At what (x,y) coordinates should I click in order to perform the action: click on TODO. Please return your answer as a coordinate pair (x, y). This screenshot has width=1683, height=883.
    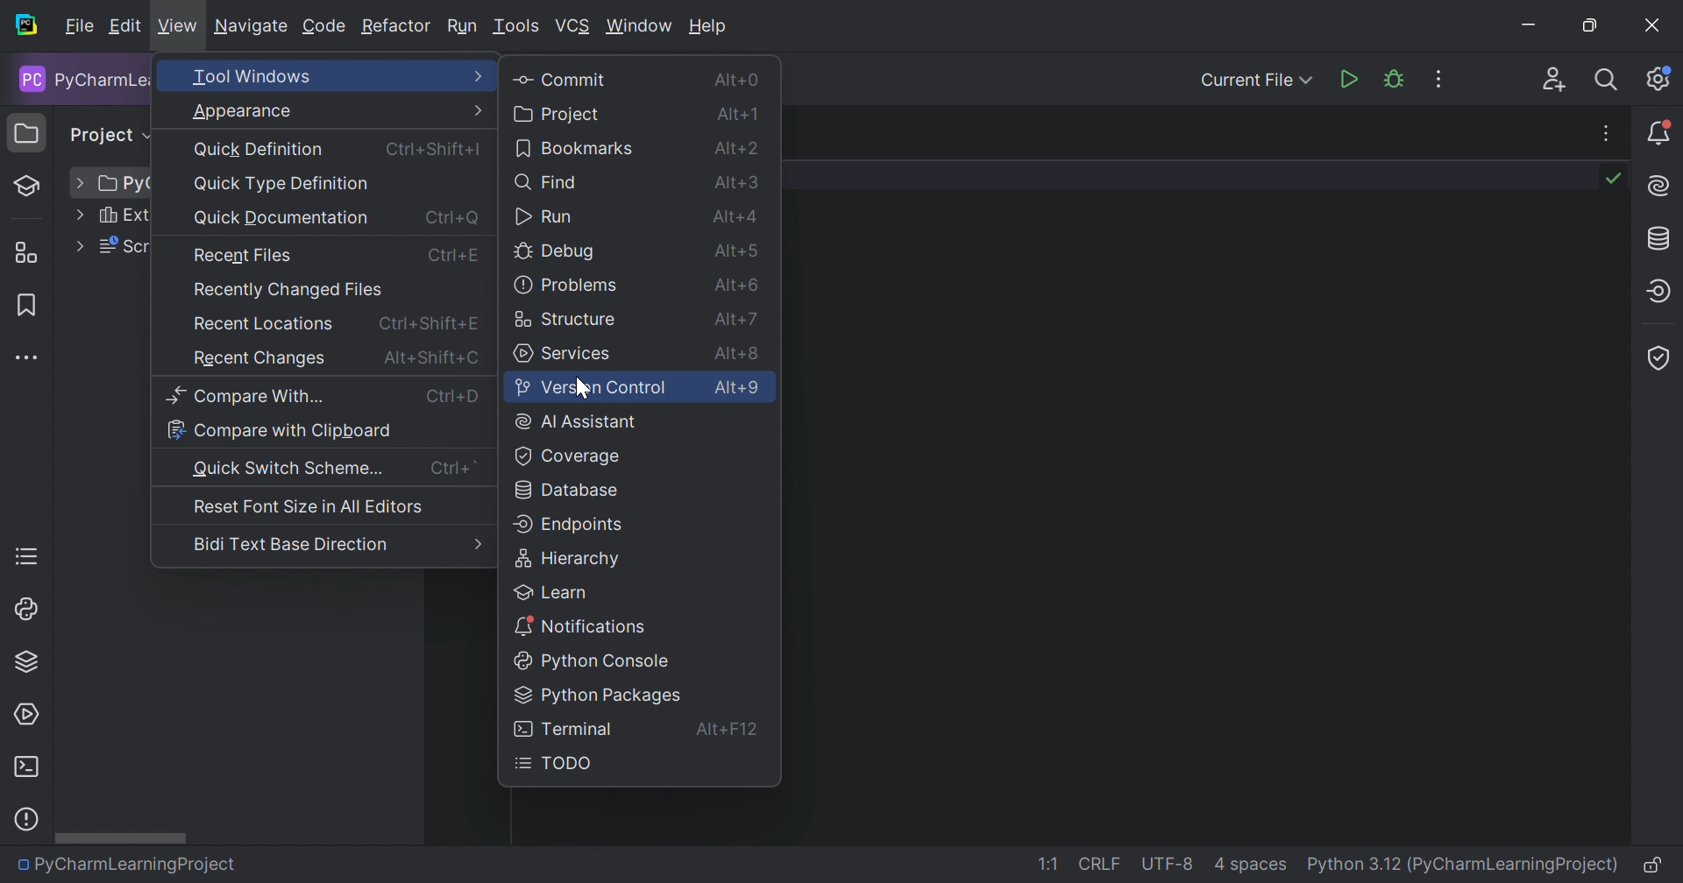
    Looking at the image, I should click on (559, 764).